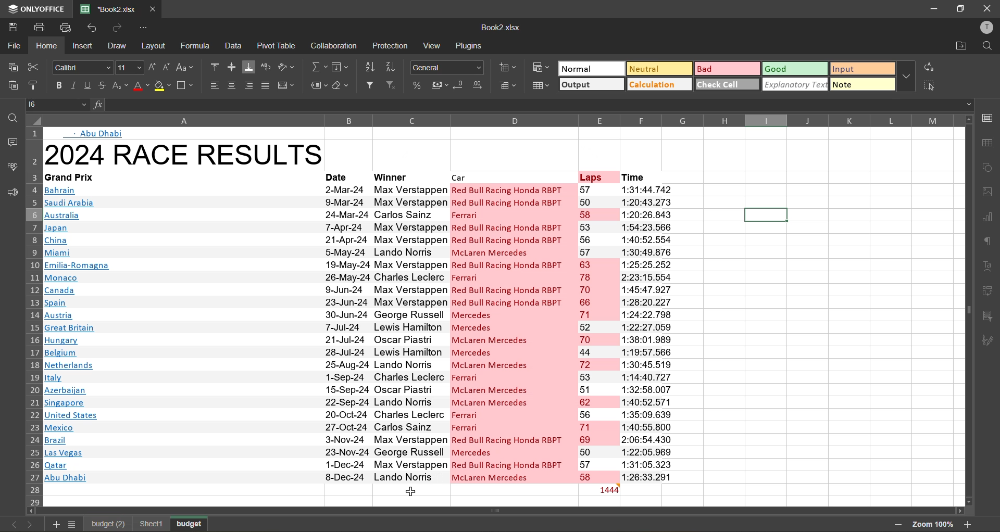 This screenshot has width=1000, height=532. What do you see at coordinates (318, 86) in the screenshot?
I see `named ranges` at bounding box center [318, 86].